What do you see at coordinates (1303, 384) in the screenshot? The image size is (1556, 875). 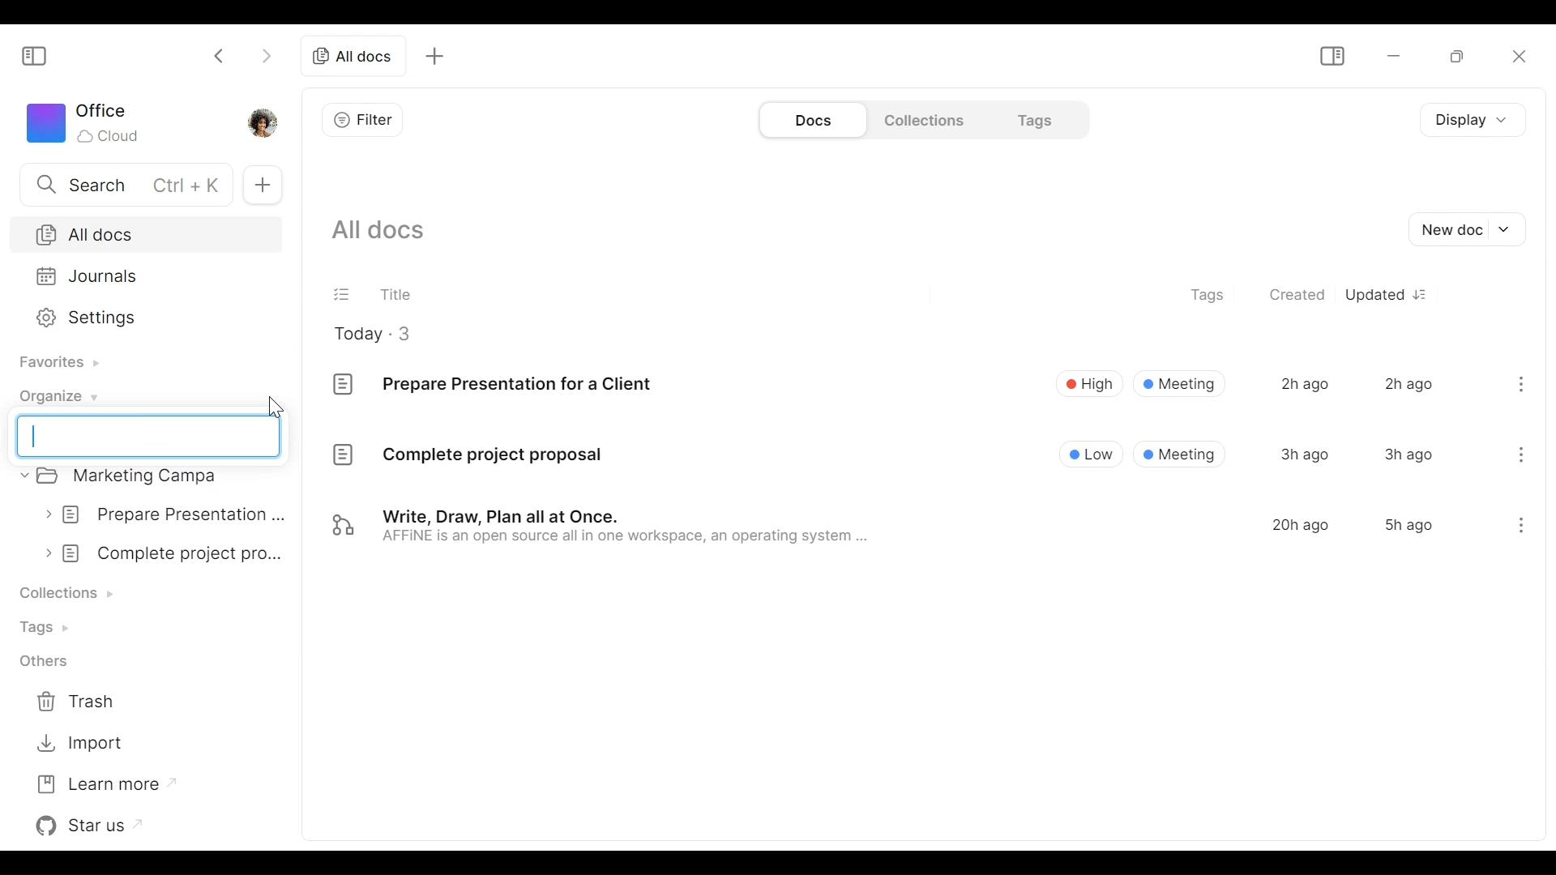 I see `2h ago` at bounding box center [1303, 384].